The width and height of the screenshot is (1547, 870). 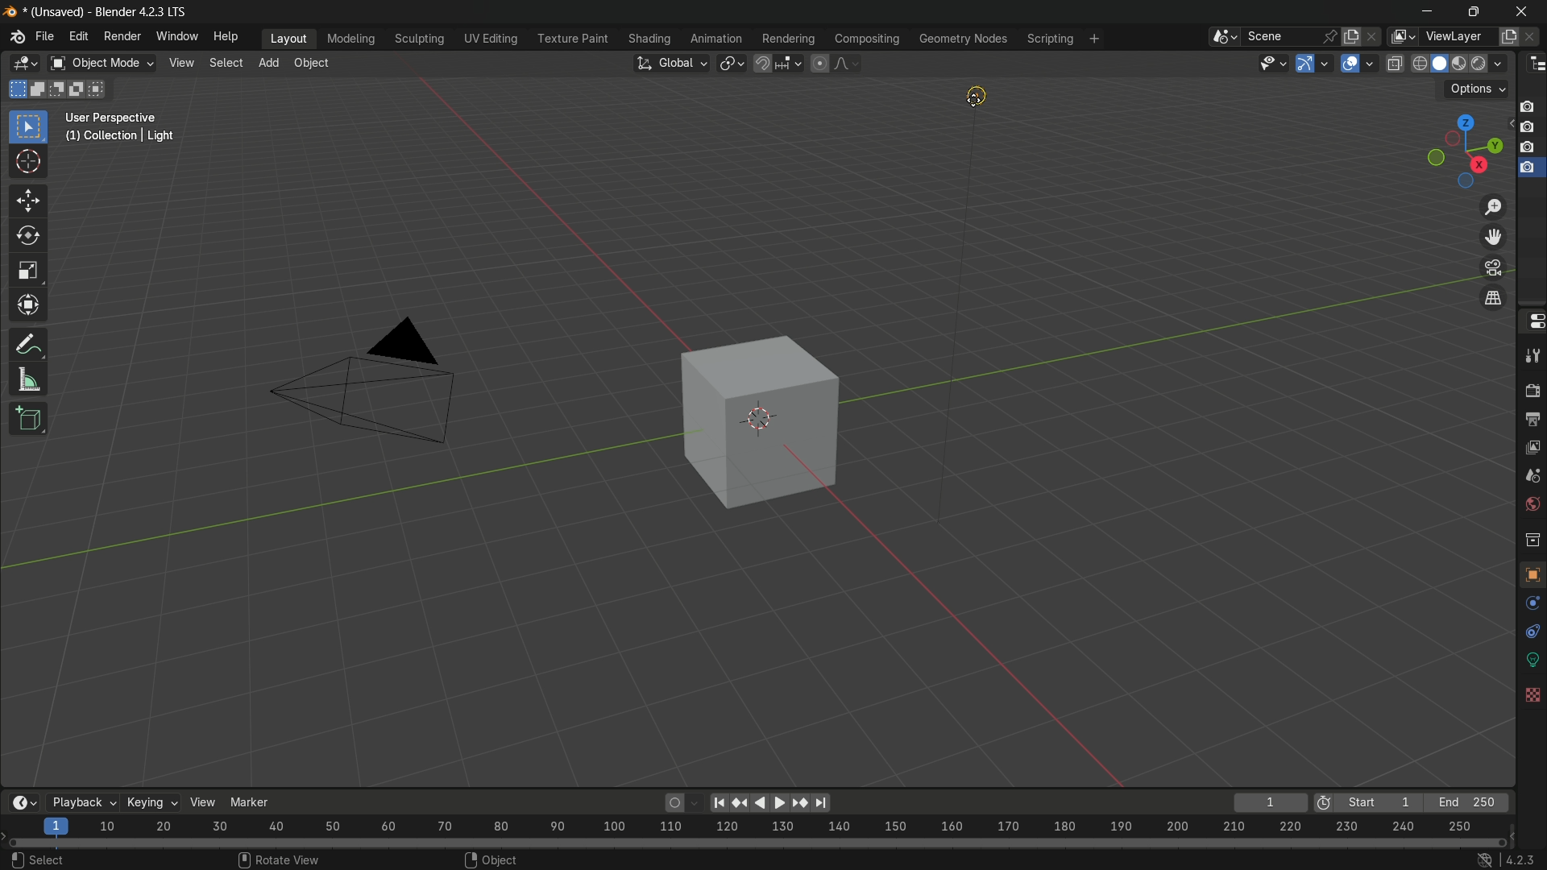 What do you see at coordinates (1532, 358) in the screenshot?
I see `tools` at bounding box center [1532, 358].